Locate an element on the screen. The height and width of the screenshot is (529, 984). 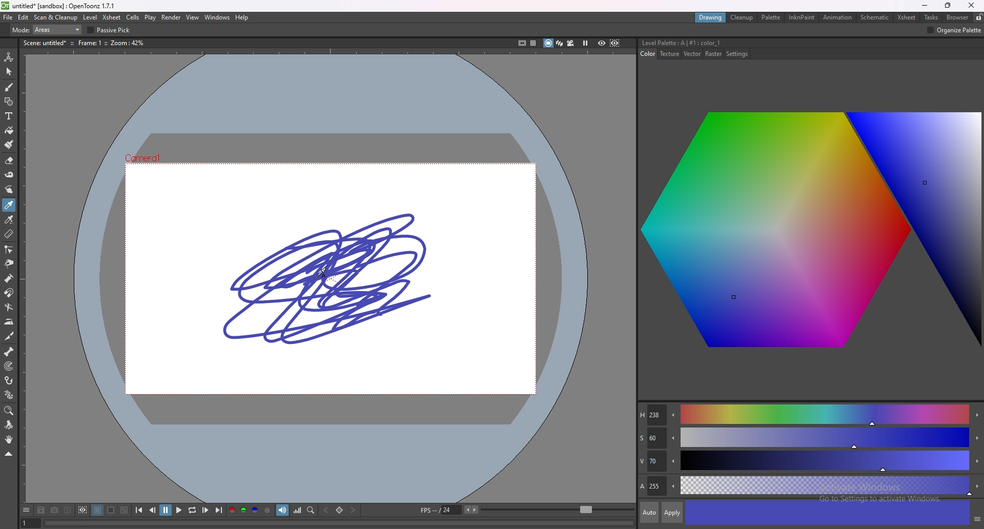
eraser tool is located at coordinates (9, 160).